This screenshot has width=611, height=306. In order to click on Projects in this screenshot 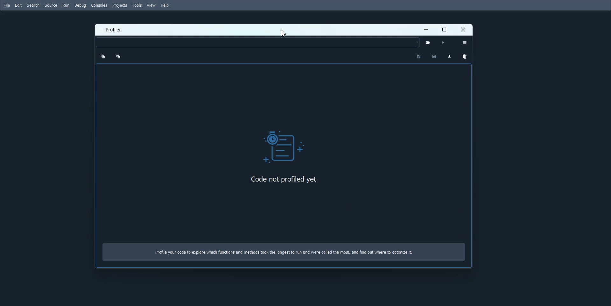, I will do `click(121, 6)`.